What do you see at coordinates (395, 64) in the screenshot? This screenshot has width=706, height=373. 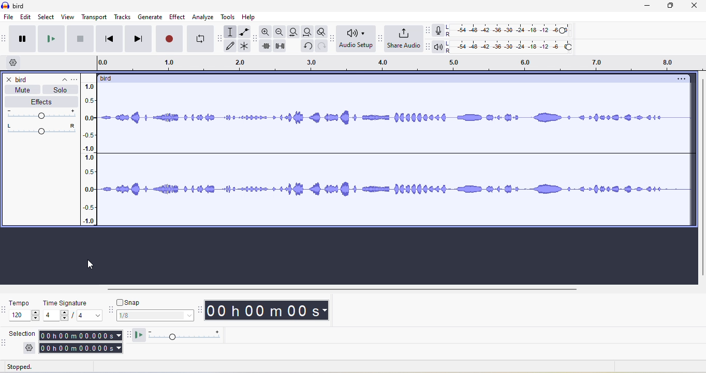 I see `click and drag to define a looping region ` at bounding box center [395, 64].